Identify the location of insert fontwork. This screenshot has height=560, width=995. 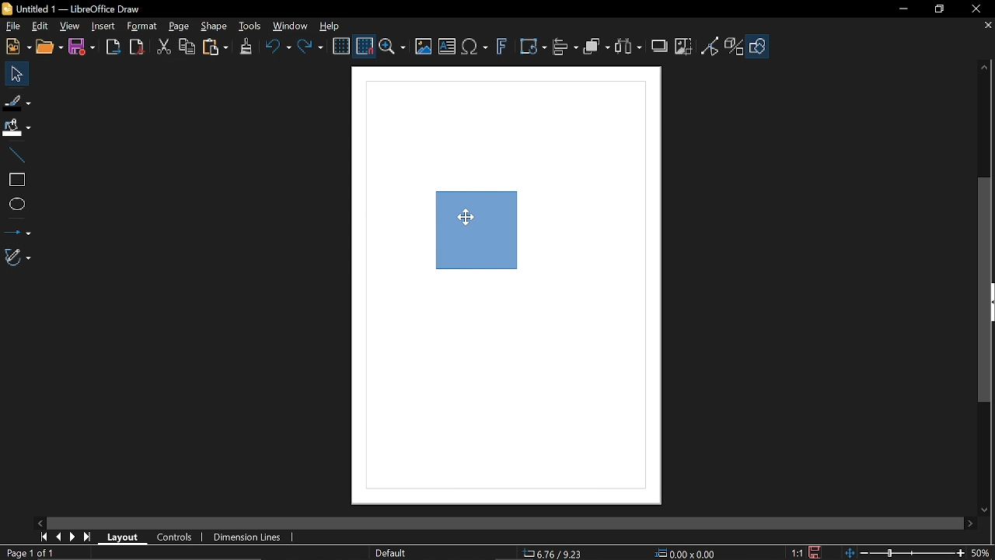
(500, 47).